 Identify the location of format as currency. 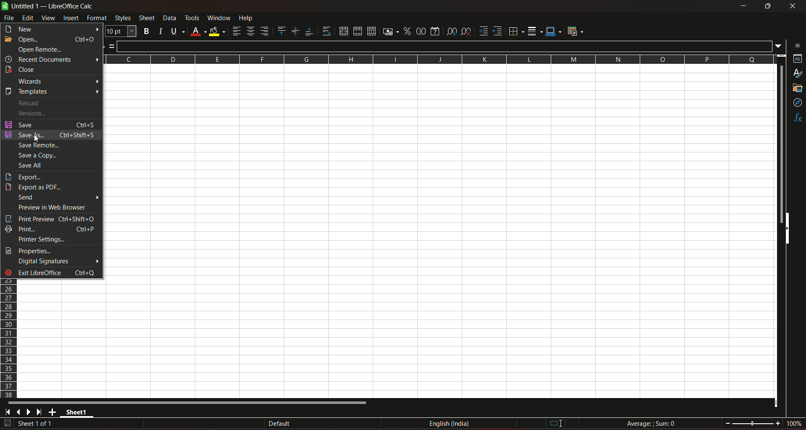
(389, 31).